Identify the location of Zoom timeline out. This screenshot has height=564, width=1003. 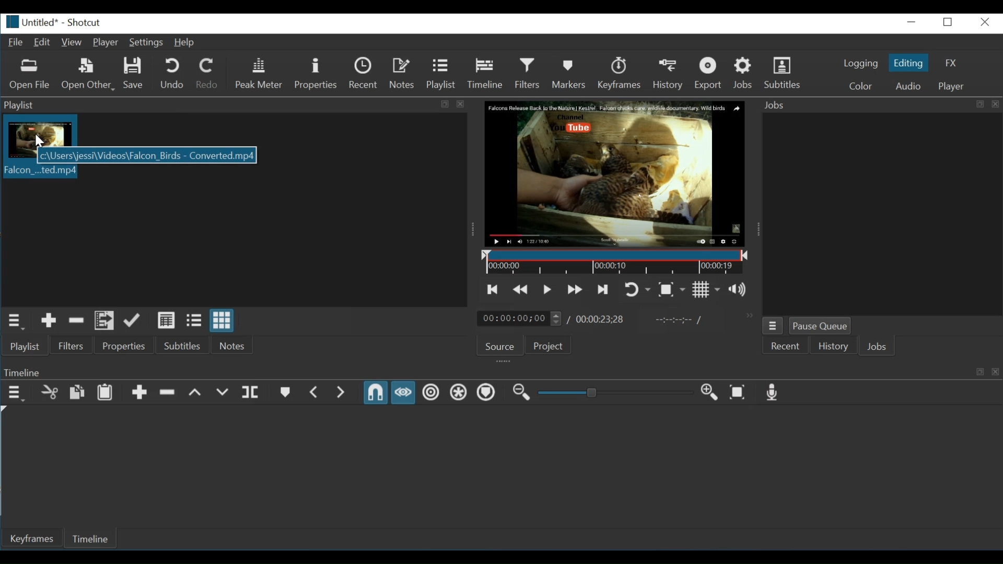
(521, 393).